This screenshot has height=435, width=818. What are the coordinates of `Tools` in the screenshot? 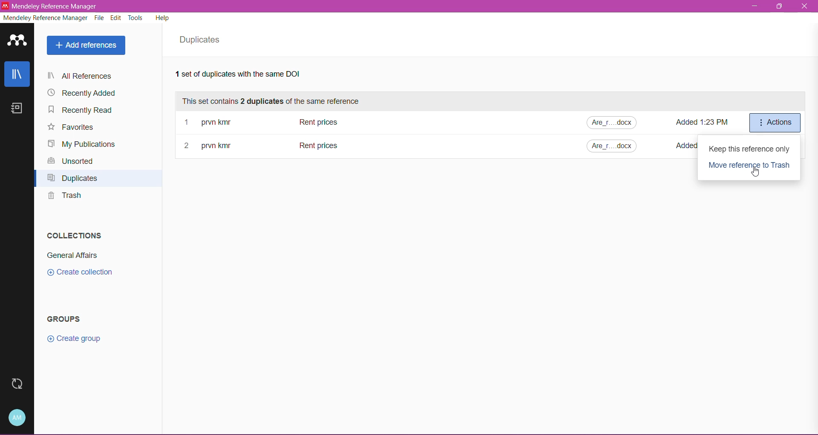 It's located at (136, 17).